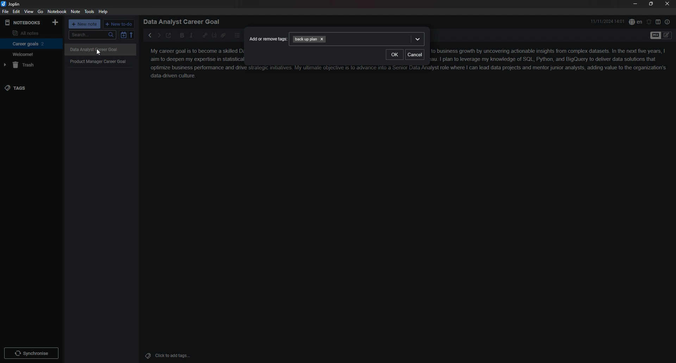  What do you see at coordinates (11, 4) in the screenshot?
I see `joplin` at bounding box center [11, 4].